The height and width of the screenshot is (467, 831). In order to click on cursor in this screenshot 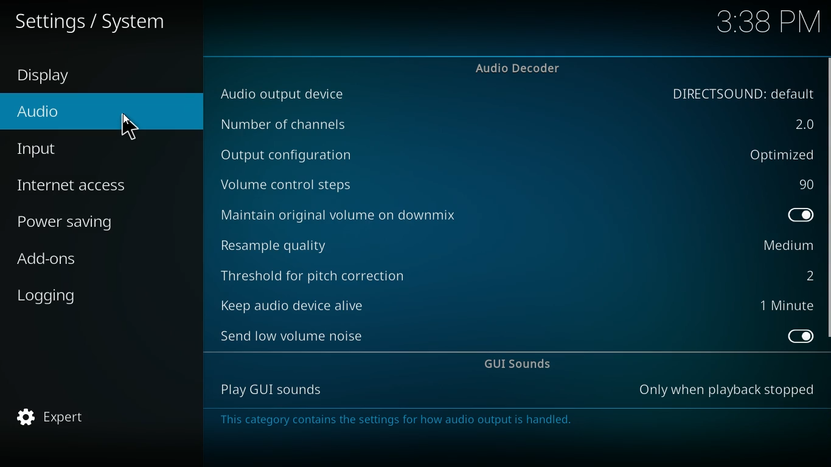, I will do `click(132, 126)`.